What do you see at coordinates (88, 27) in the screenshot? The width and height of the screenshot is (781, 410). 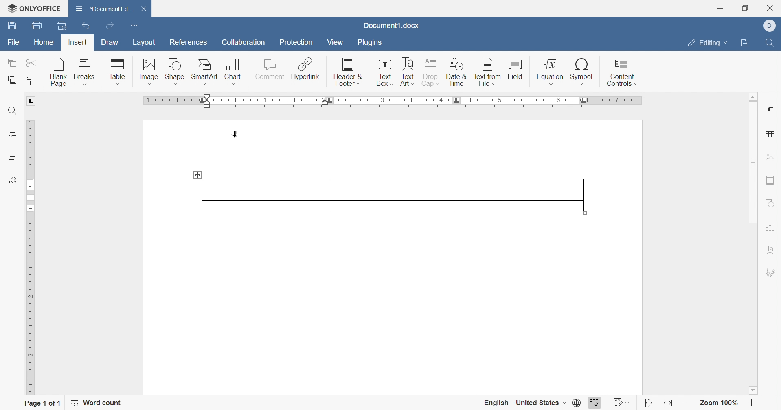 I see `Undo` at bounding box center [88, 27].